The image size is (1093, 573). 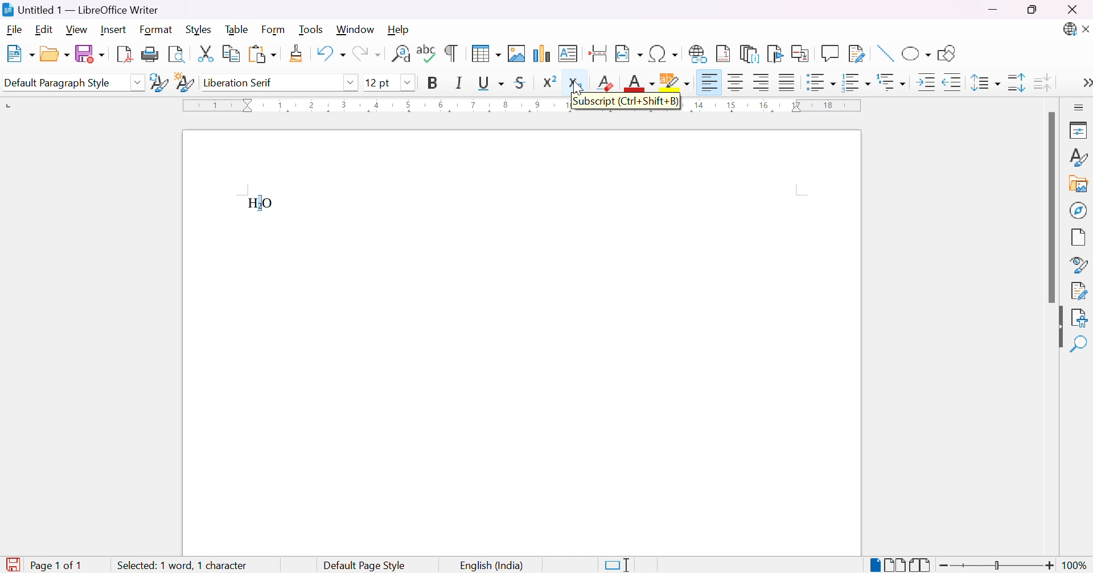 I want to click on Align right, so click(x=762, y=83).